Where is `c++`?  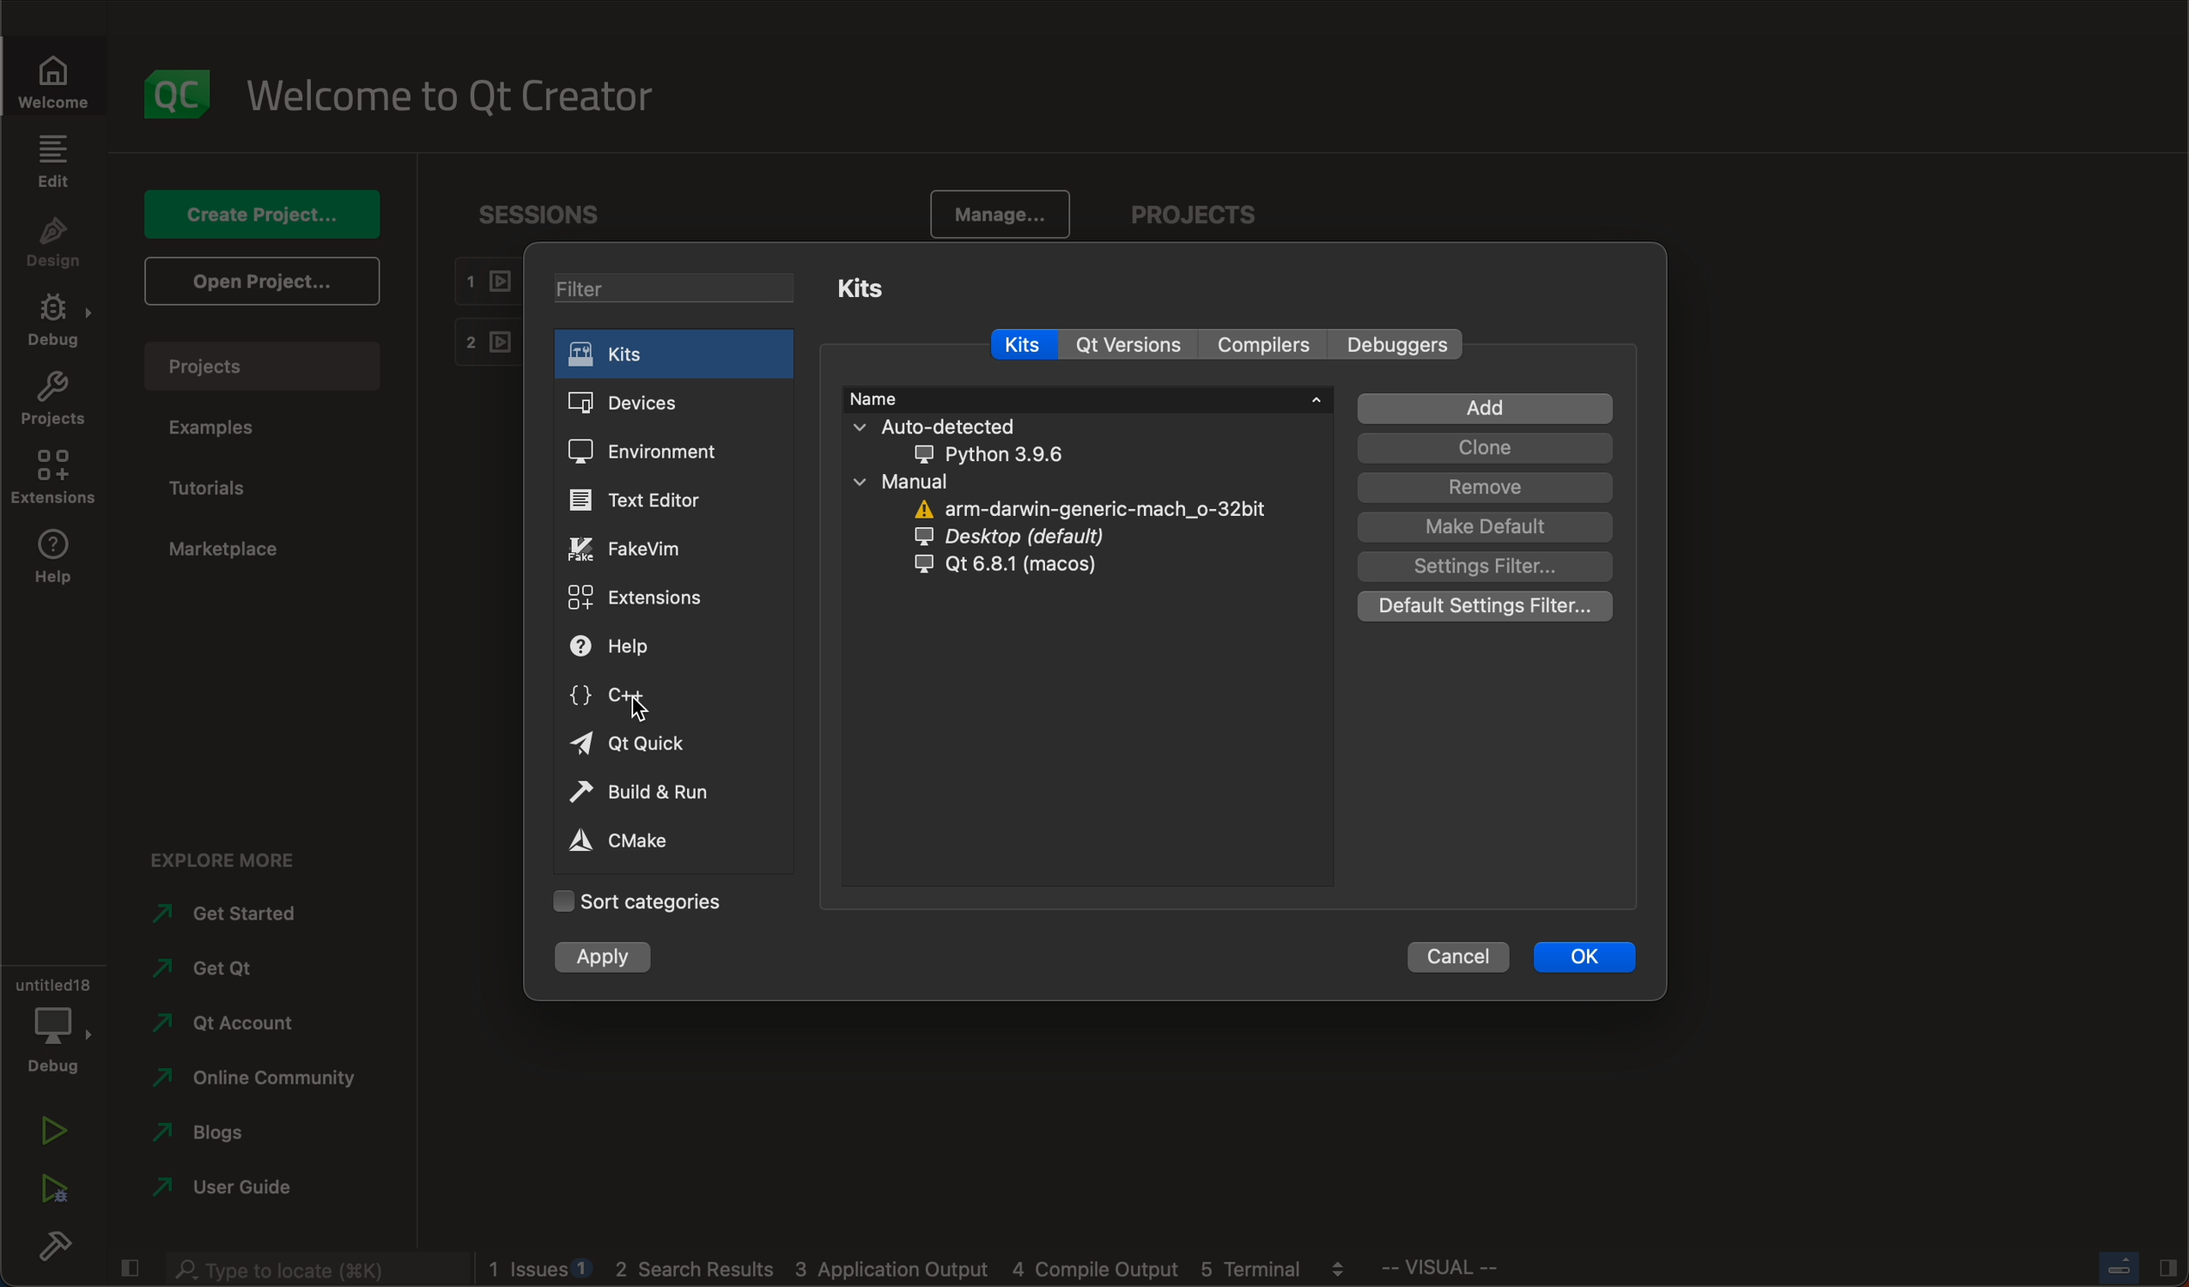
c++ is located at coordinates (628, 699).